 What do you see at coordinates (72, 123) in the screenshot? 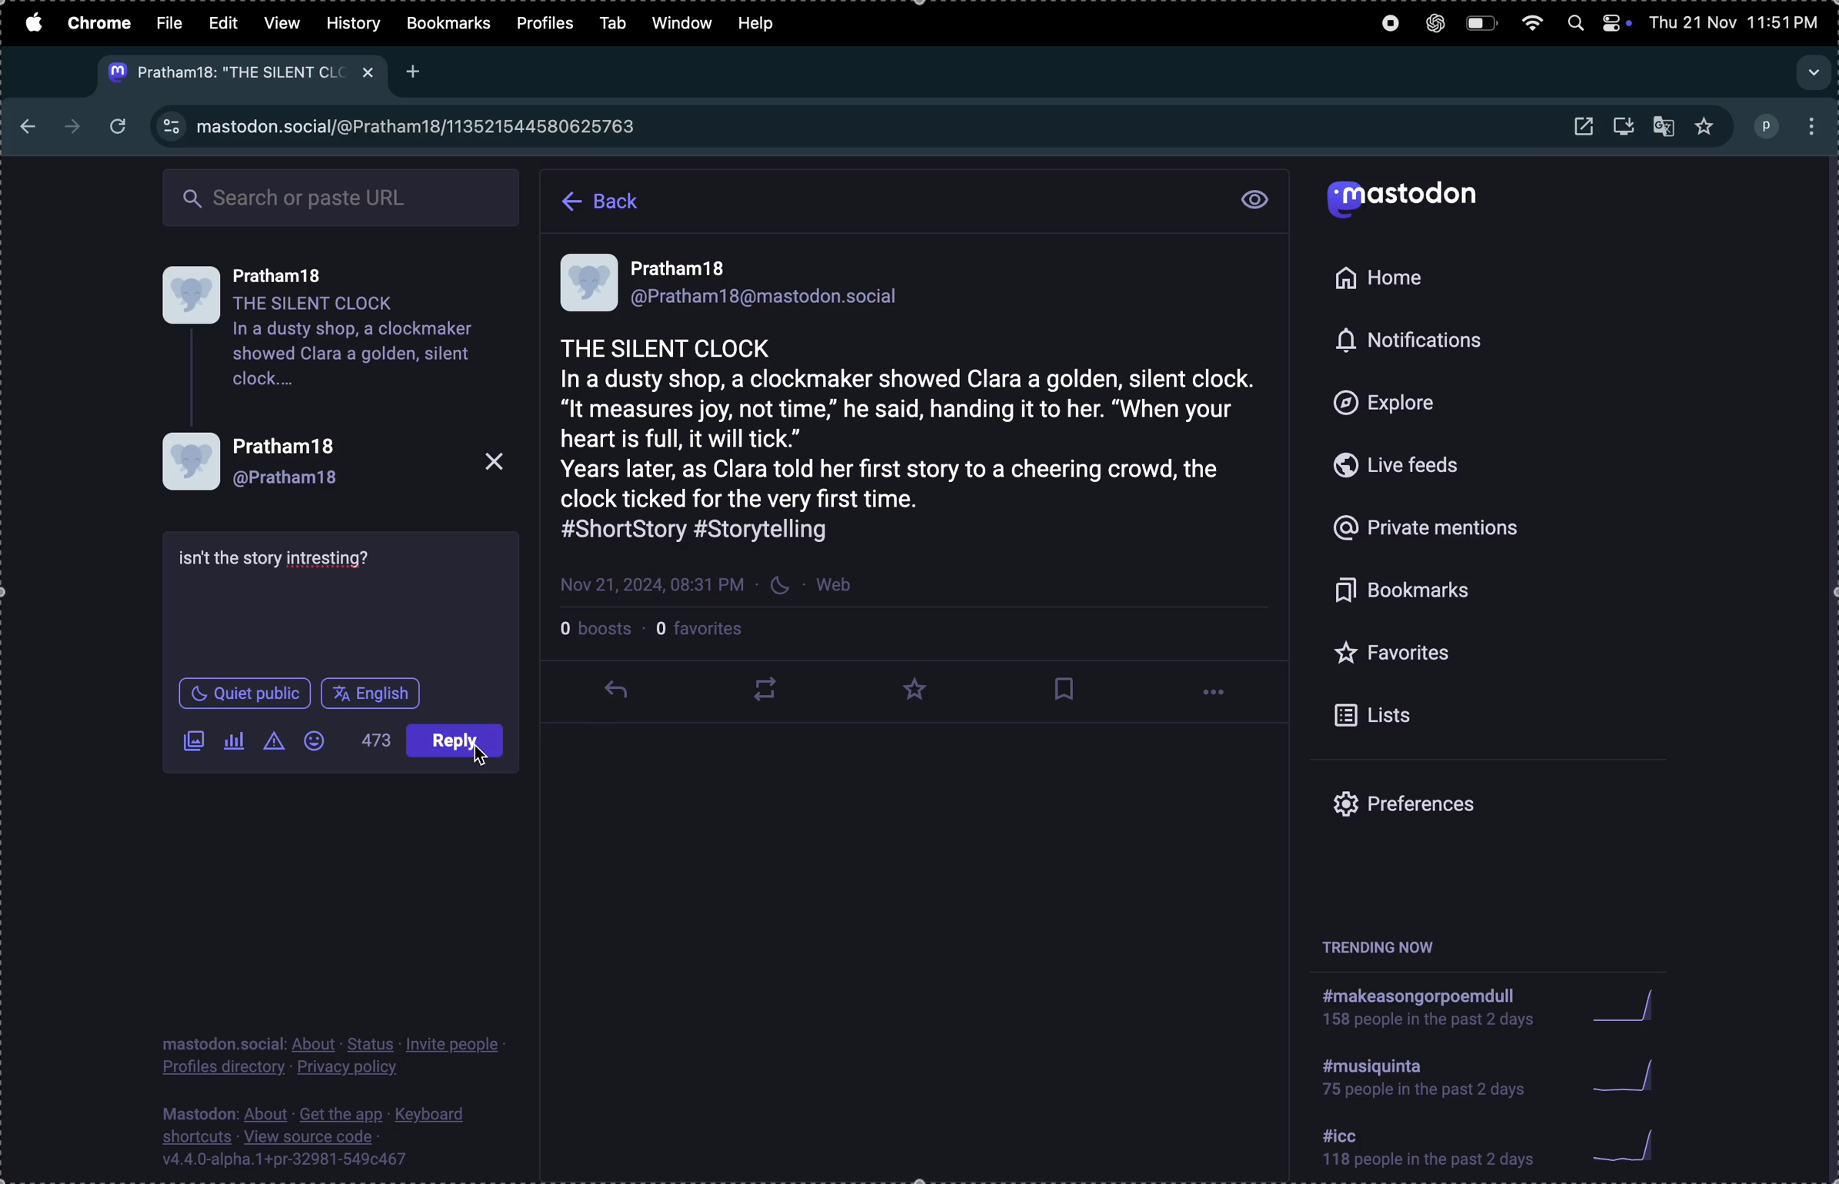
I see `next page` at bounding box center [72, 123].